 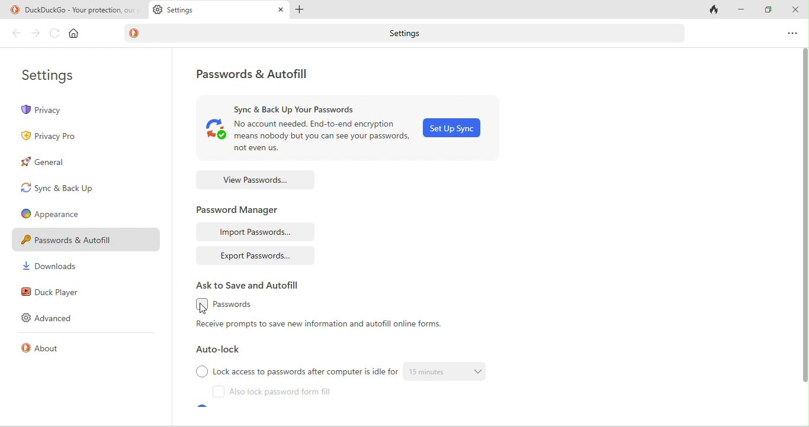 What do you see at coordinates (204, 9) in the screenshot?
I see `settings tab` at bounding box center [204, 9].